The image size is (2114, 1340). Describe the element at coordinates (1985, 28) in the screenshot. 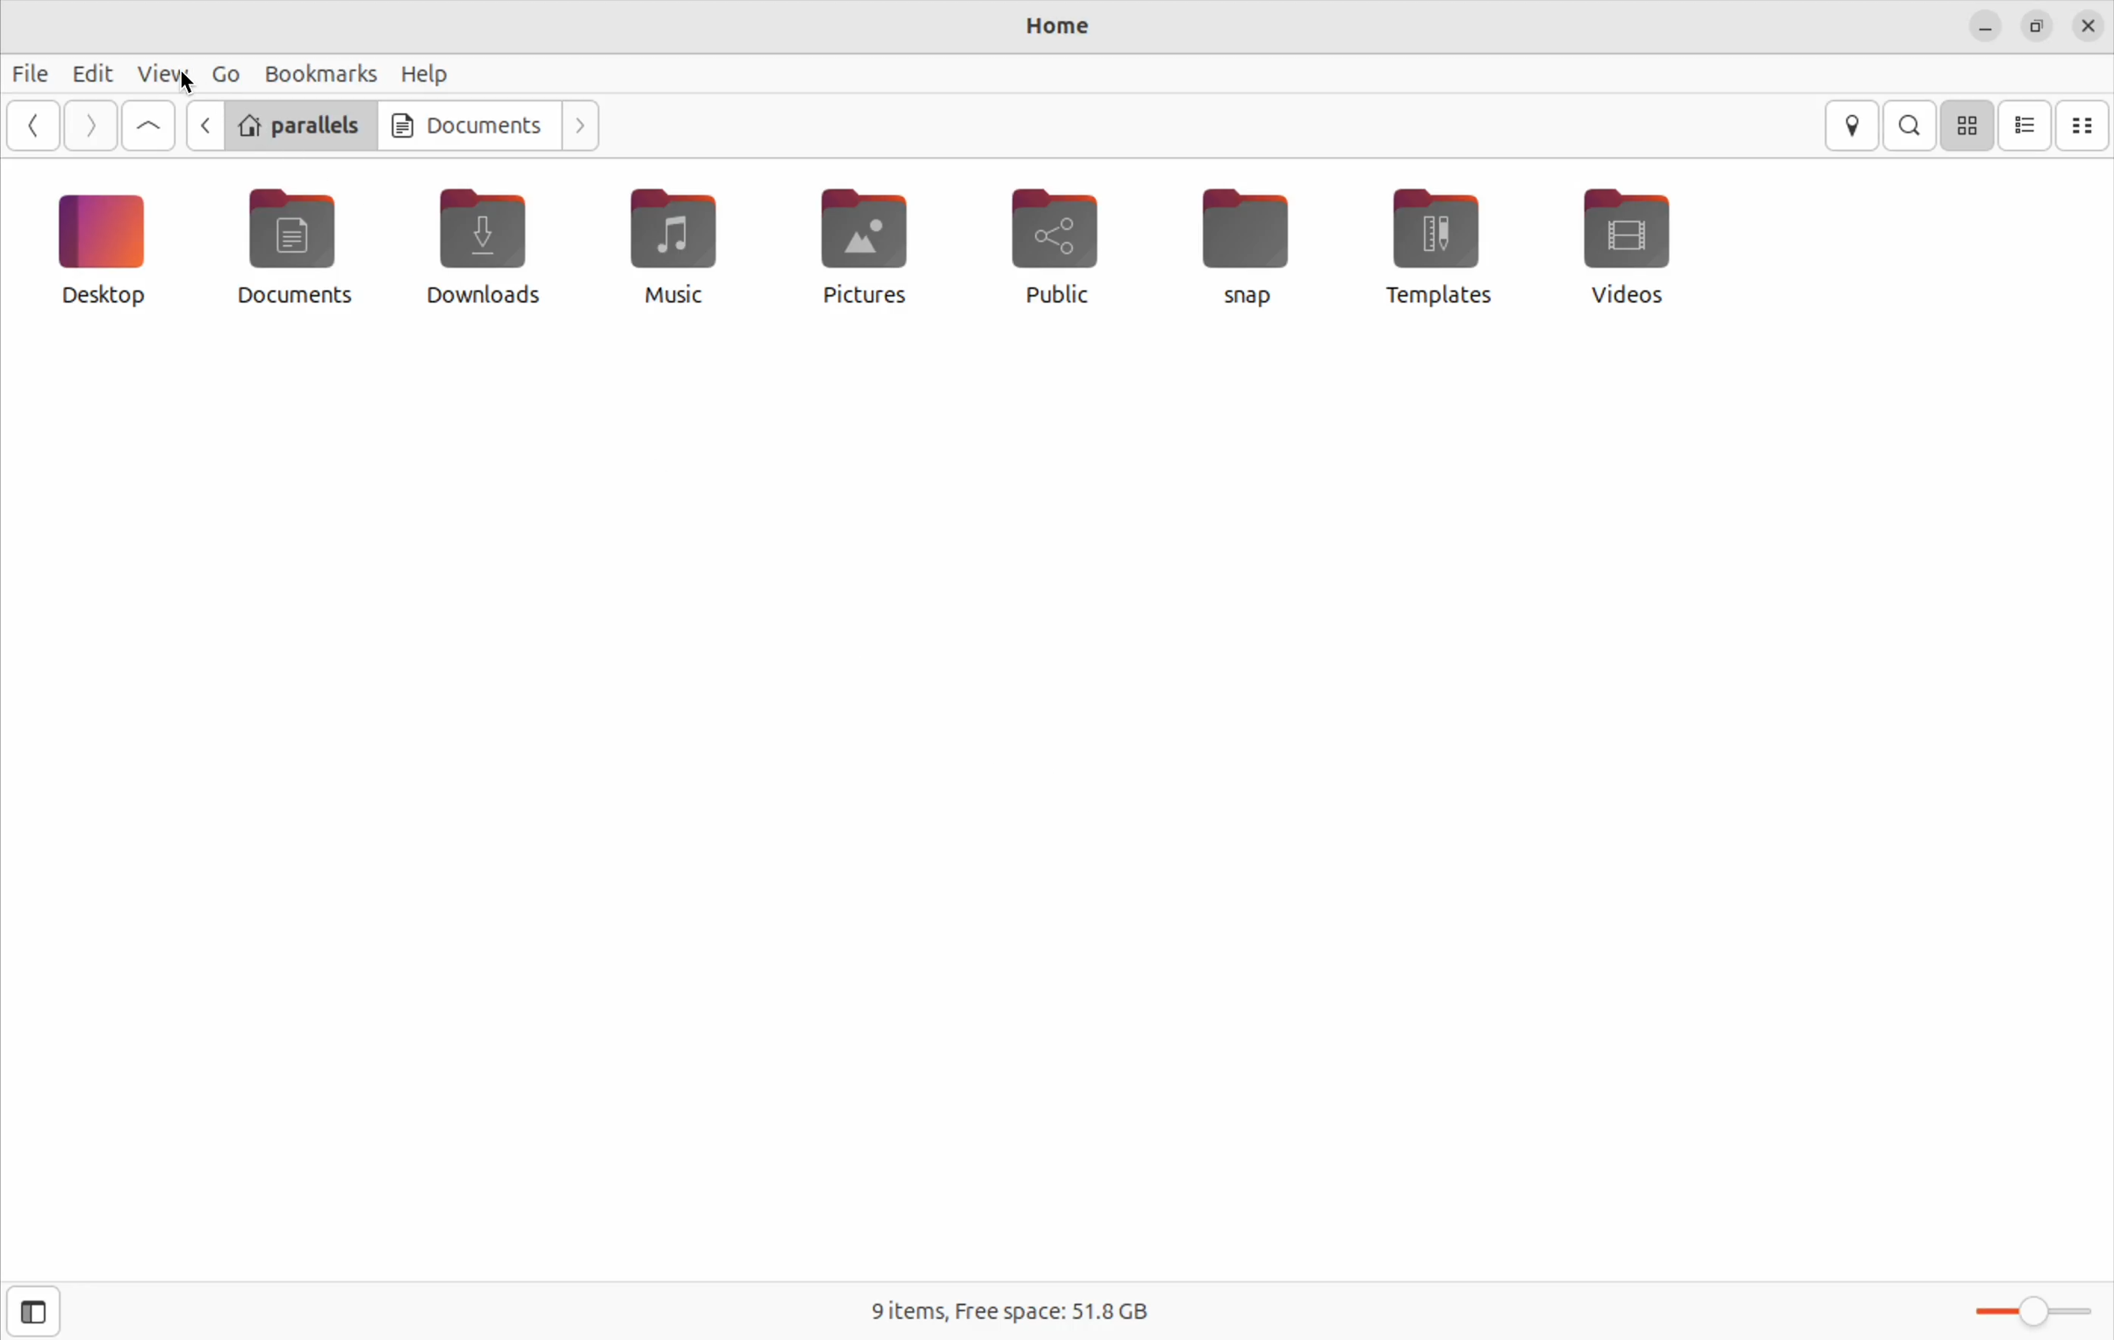

I see `minimize` at that location.